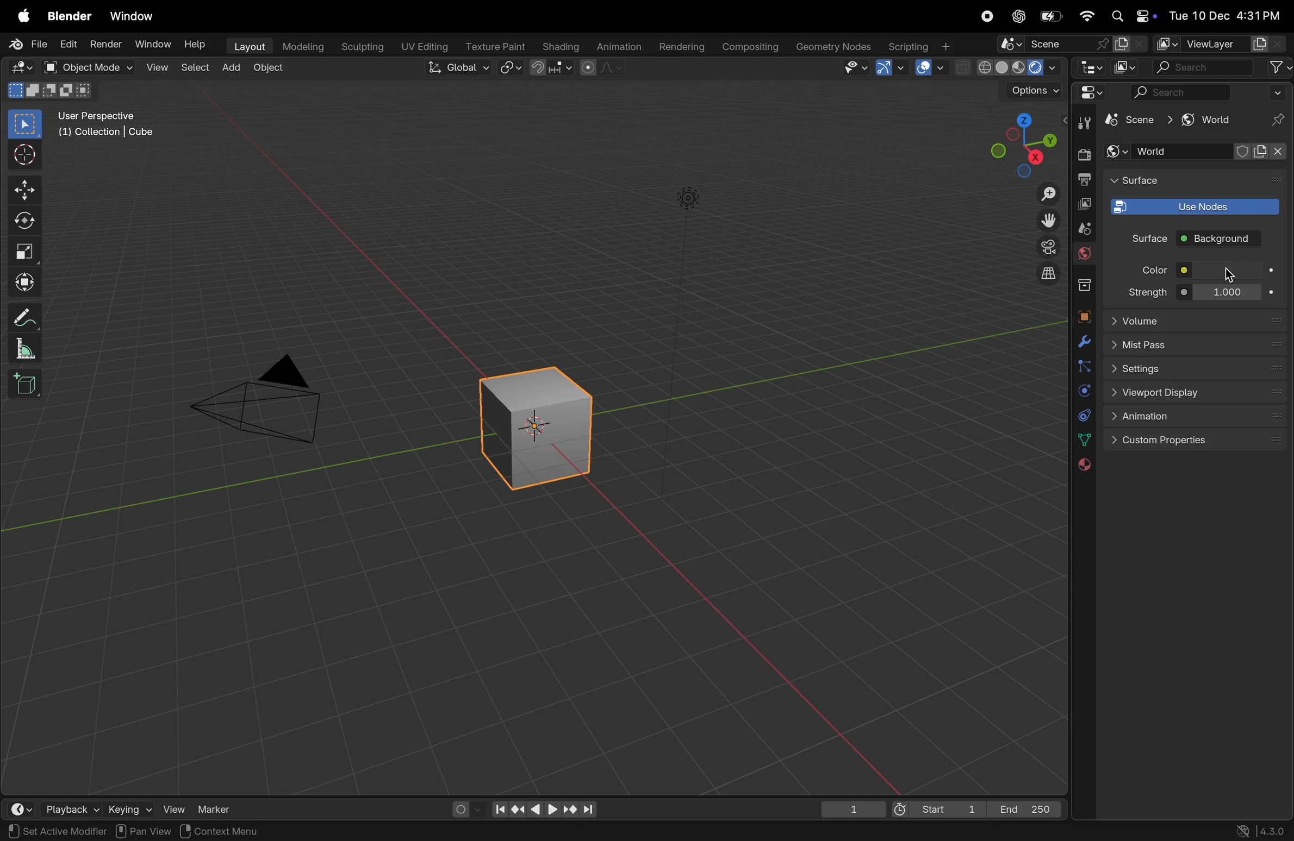 The height and width of the screenshot is (841, 1294). What do you see at coordinates (1086, 16) in the screenshot?
I see `wifi` at bounding box center [1086, 16].